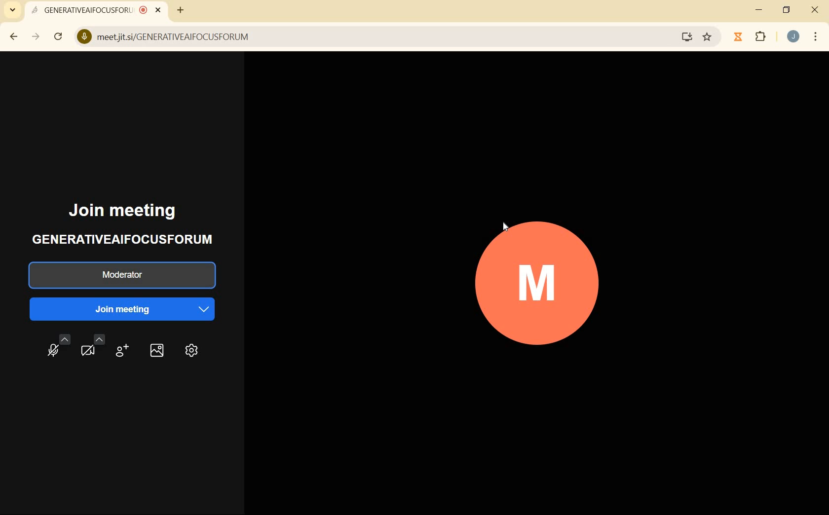 This screenshot has width=829, height=515. I want to click on RELOAD, so click(58, 37).